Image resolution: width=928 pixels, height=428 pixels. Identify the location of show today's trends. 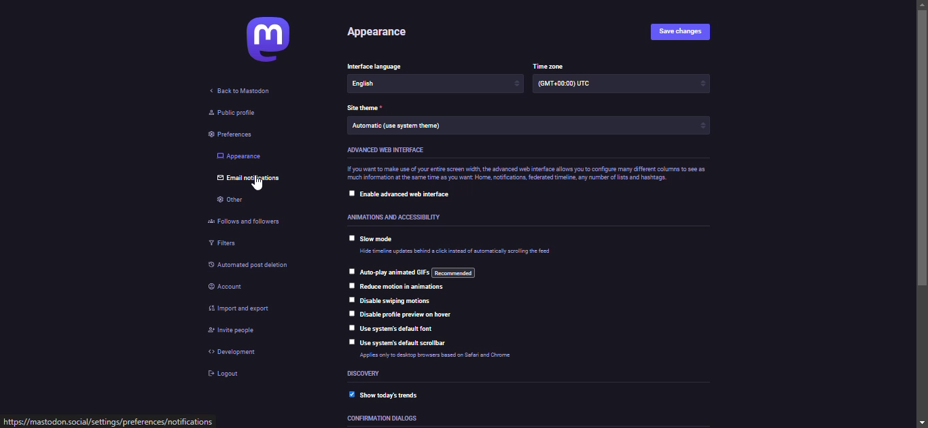
(397, 395).